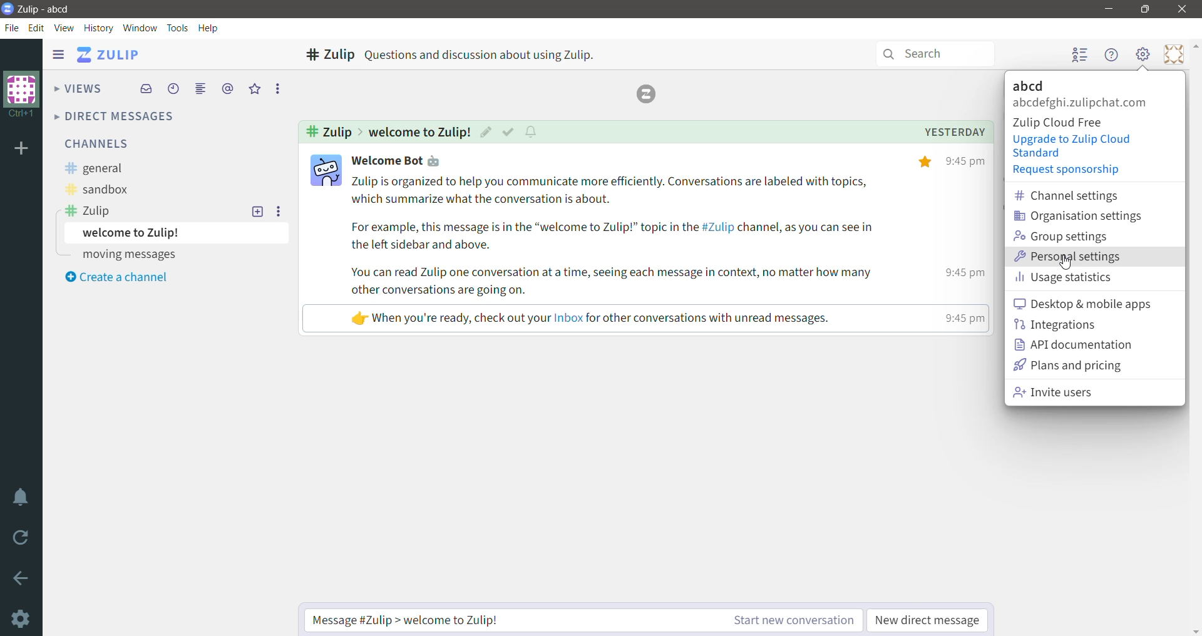  I want to click on Personal settings, so click(1096, 257).